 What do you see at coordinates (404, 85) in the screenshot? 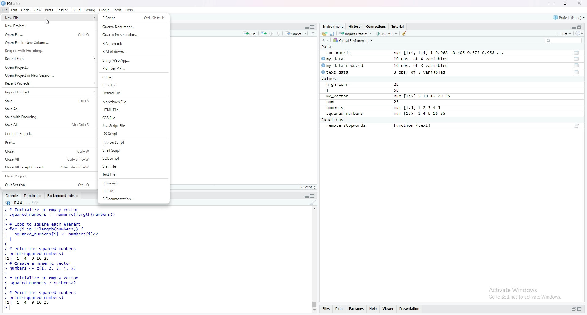
I see `2L` at bounding box center [404, 85].